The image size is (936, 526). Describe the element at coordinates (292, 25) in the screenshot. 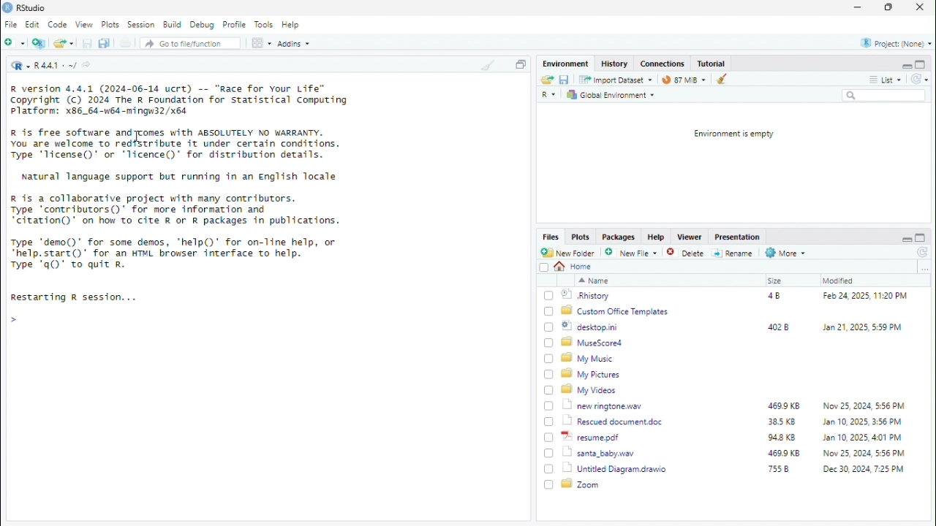

I see `Help` at that location.